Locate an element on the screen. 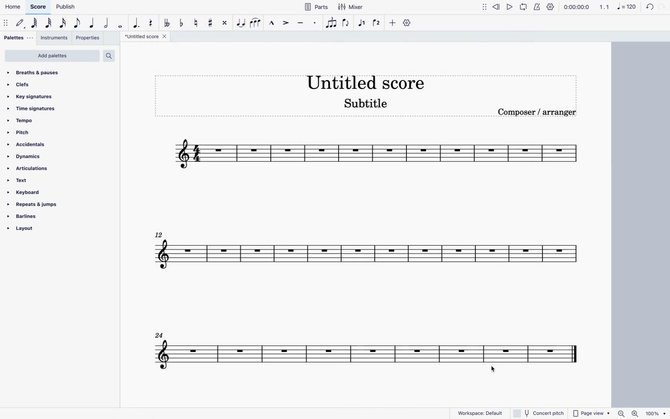 This screenshot has width=670, height=419. full note is located at coordinates (120, 25).